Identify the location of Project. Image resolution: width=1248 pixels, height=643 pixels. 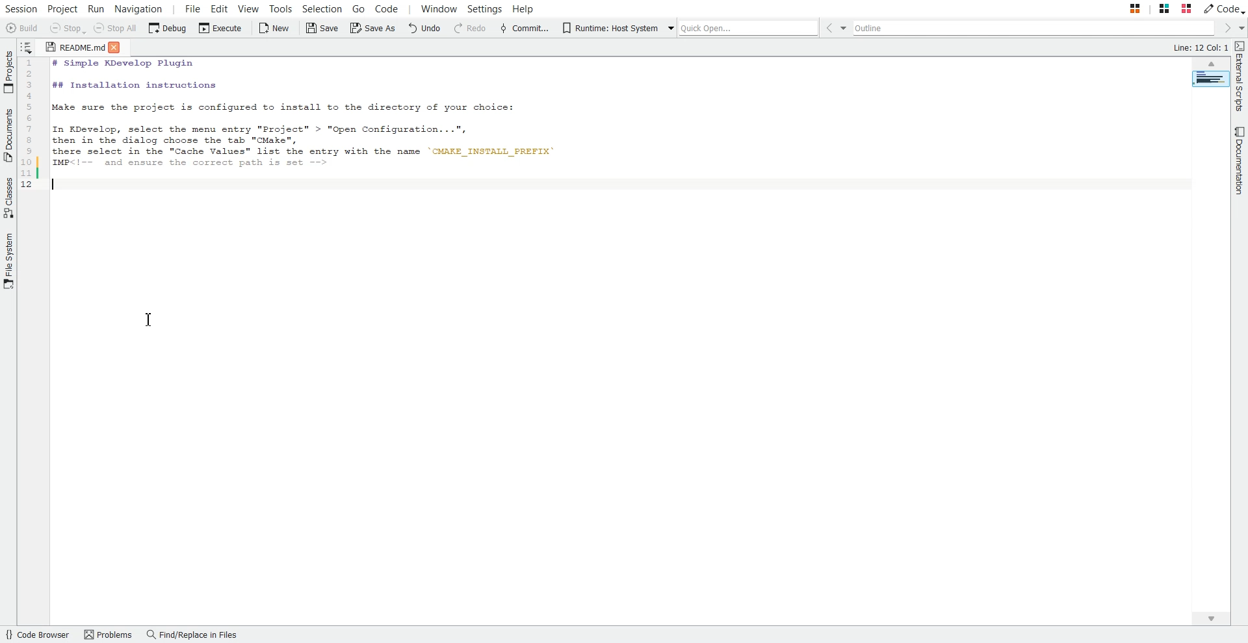
(62, 8).